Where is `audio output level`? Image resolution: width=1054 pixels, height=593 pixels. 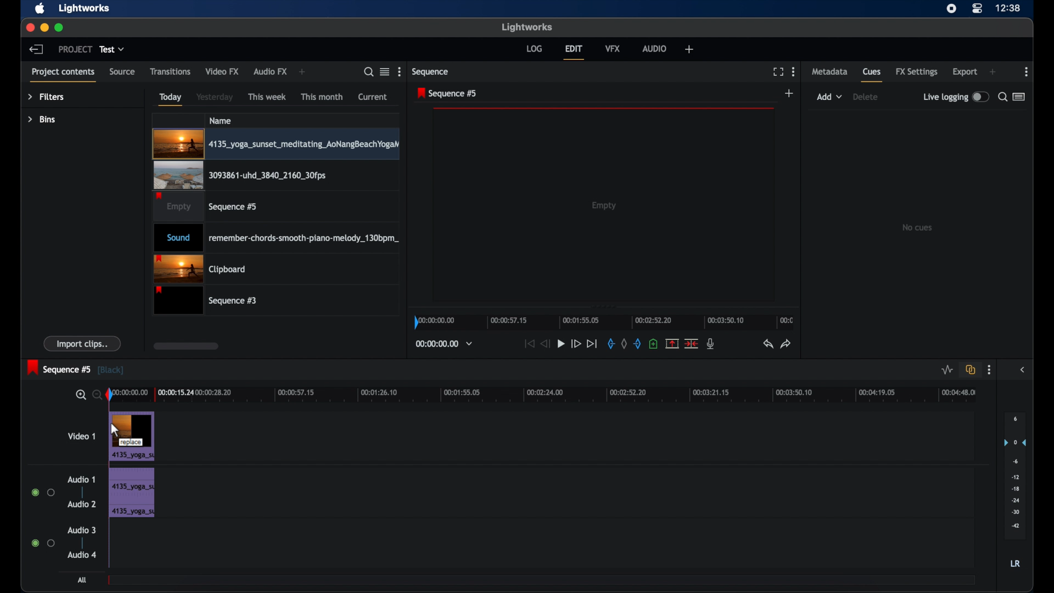 audio output level is located at coordinates (1015, 472).